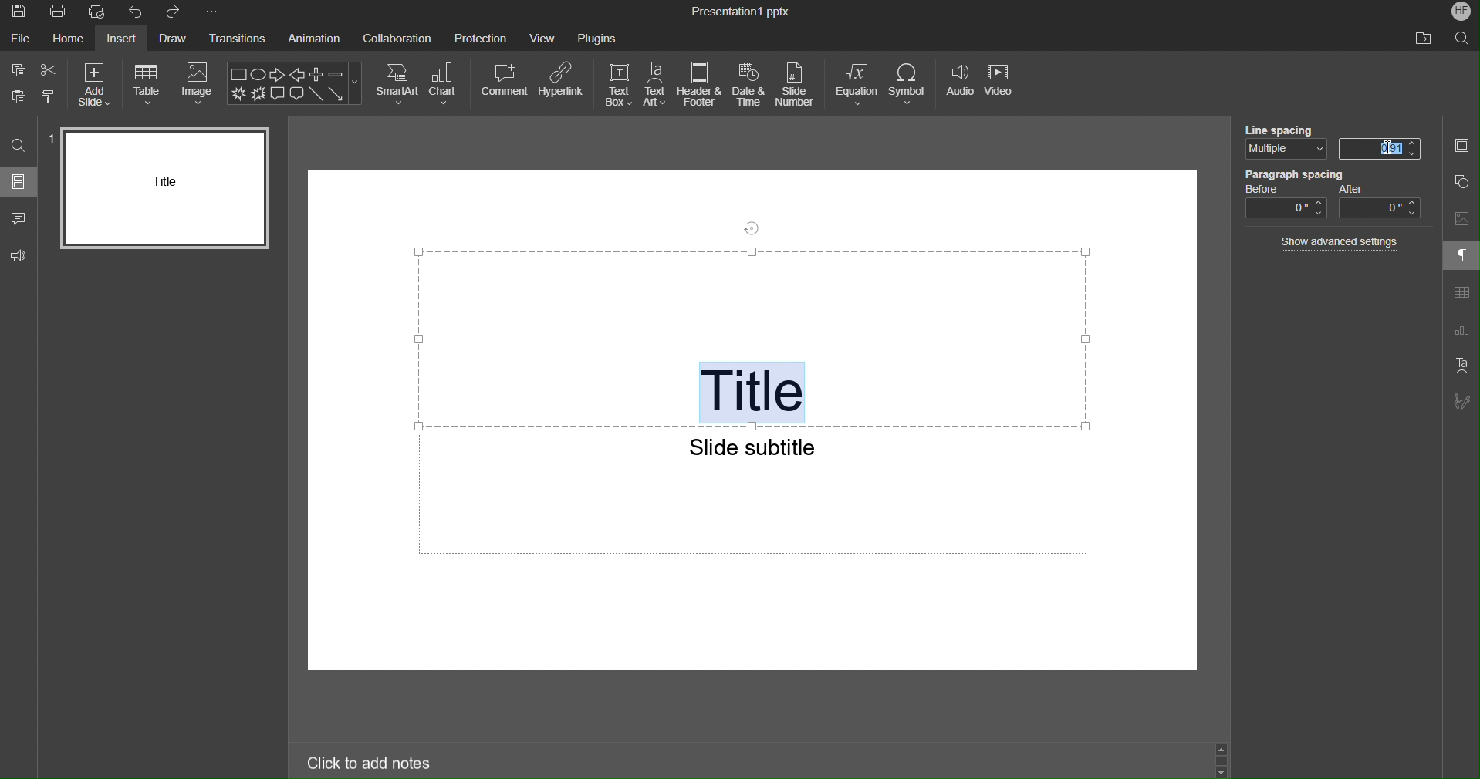 The image size is (1480, 779). Describe the element at coordinates (100, 13) in the screenshot. I see `Quick Print` at that location.